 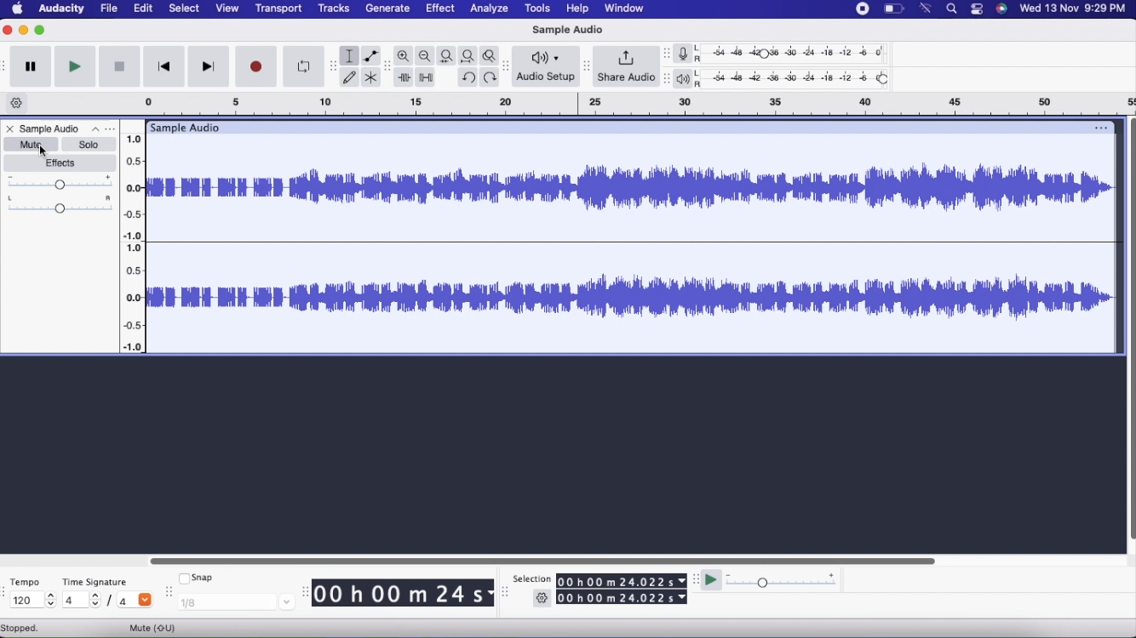 What do you see at coordinates (468, 55) in the screenshot?
I see `Fit project to width` at bounding box center [468, 55].